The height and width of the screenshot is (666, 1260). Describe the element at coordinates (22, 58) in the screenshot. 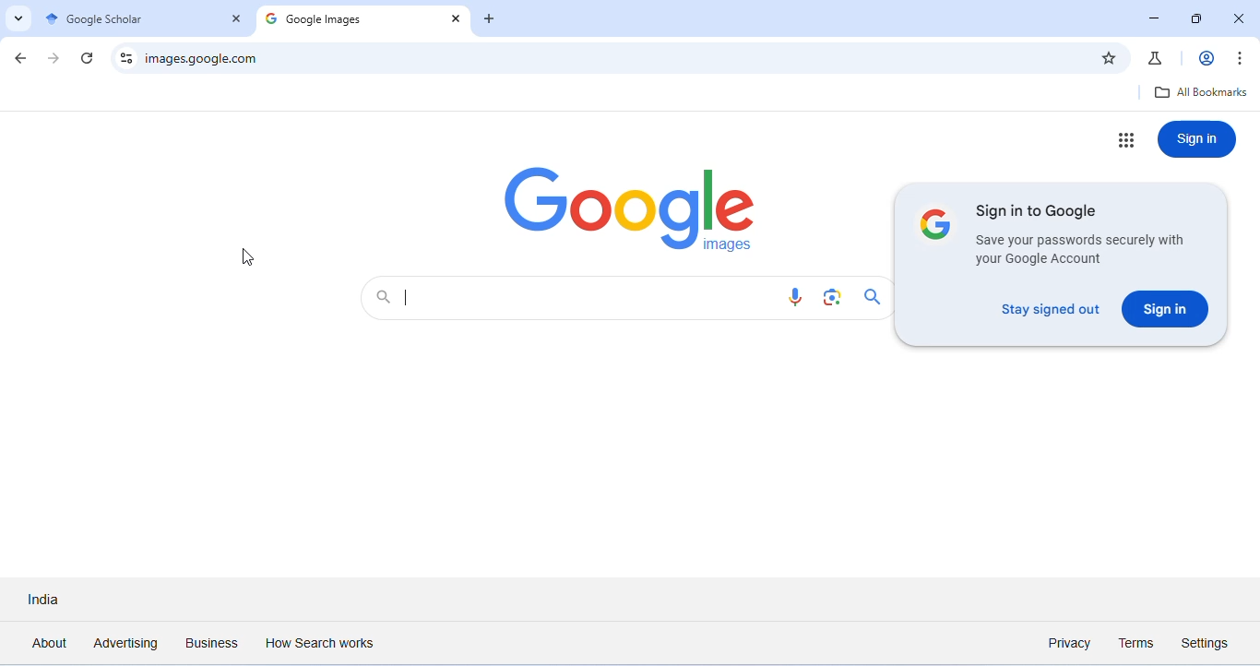

I see `color change in go back` at that location.